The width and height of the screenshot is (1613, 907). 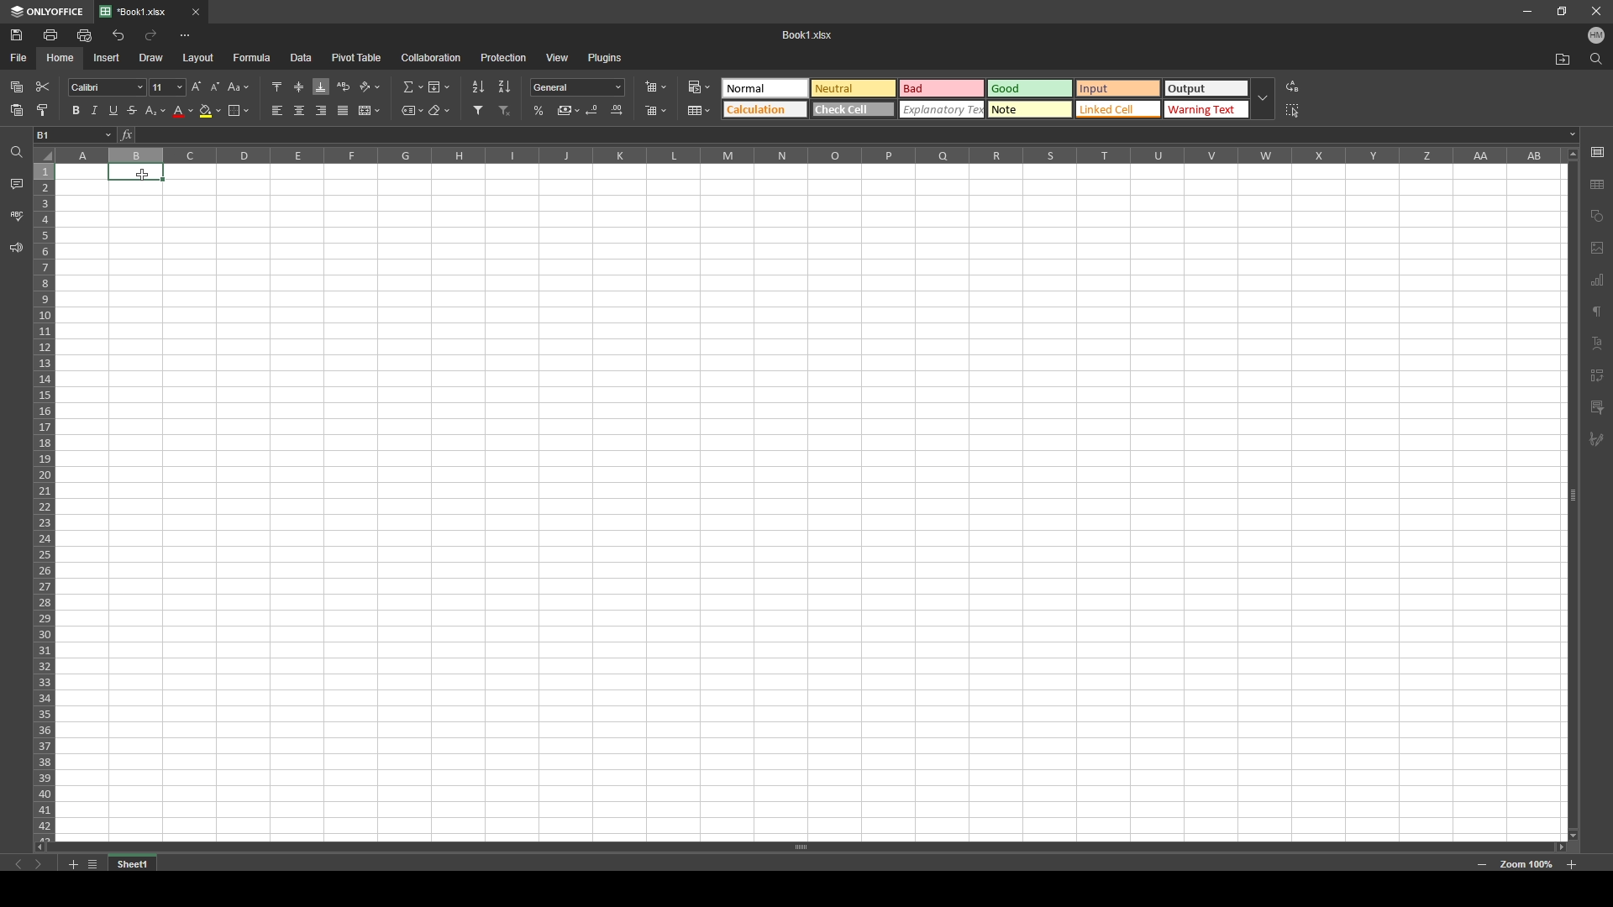 I want to click on select all, so click(x=1294, y=111).